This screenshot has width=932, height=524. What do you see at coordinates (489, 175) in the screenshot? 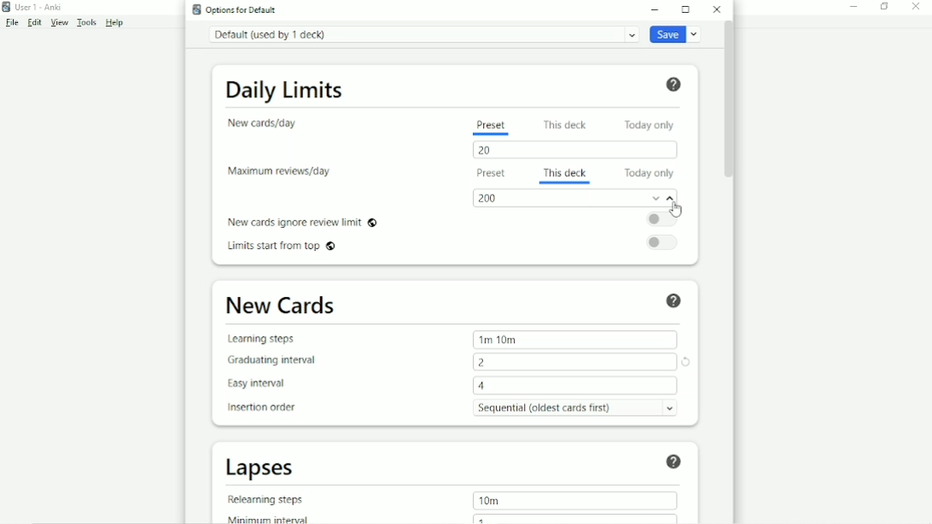
I see `Preset` at bounding box center [489, 175].